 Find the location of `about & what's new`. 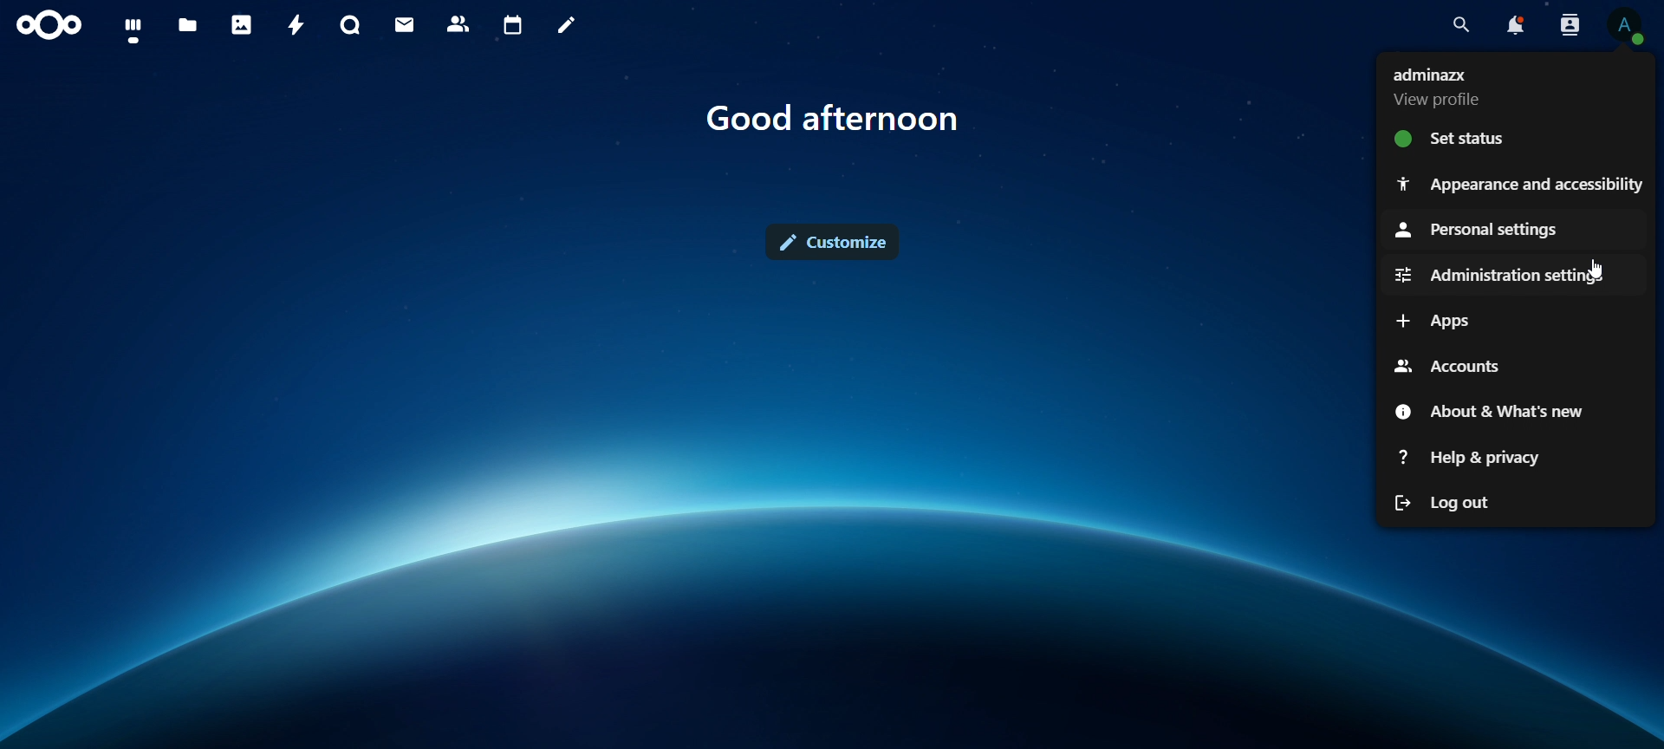

about & what's new is located at coordinates (1491, 412).